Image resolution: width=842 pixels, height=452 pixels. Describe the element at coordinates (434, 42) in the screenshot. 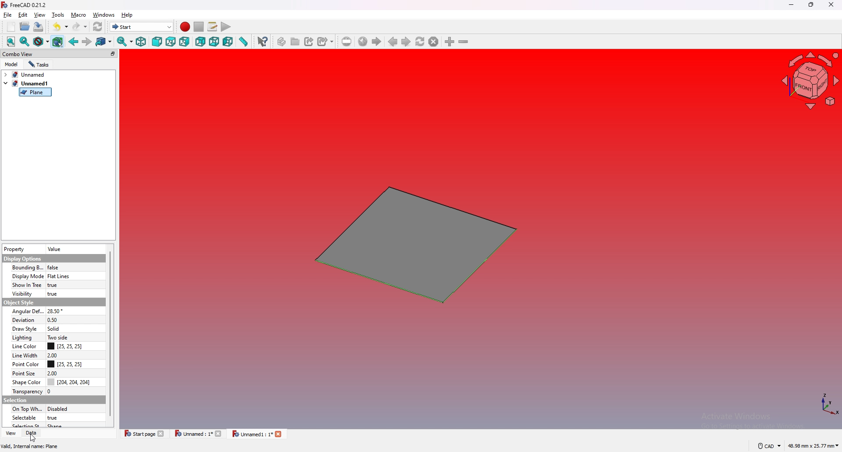

I see `stop loading` at that location.